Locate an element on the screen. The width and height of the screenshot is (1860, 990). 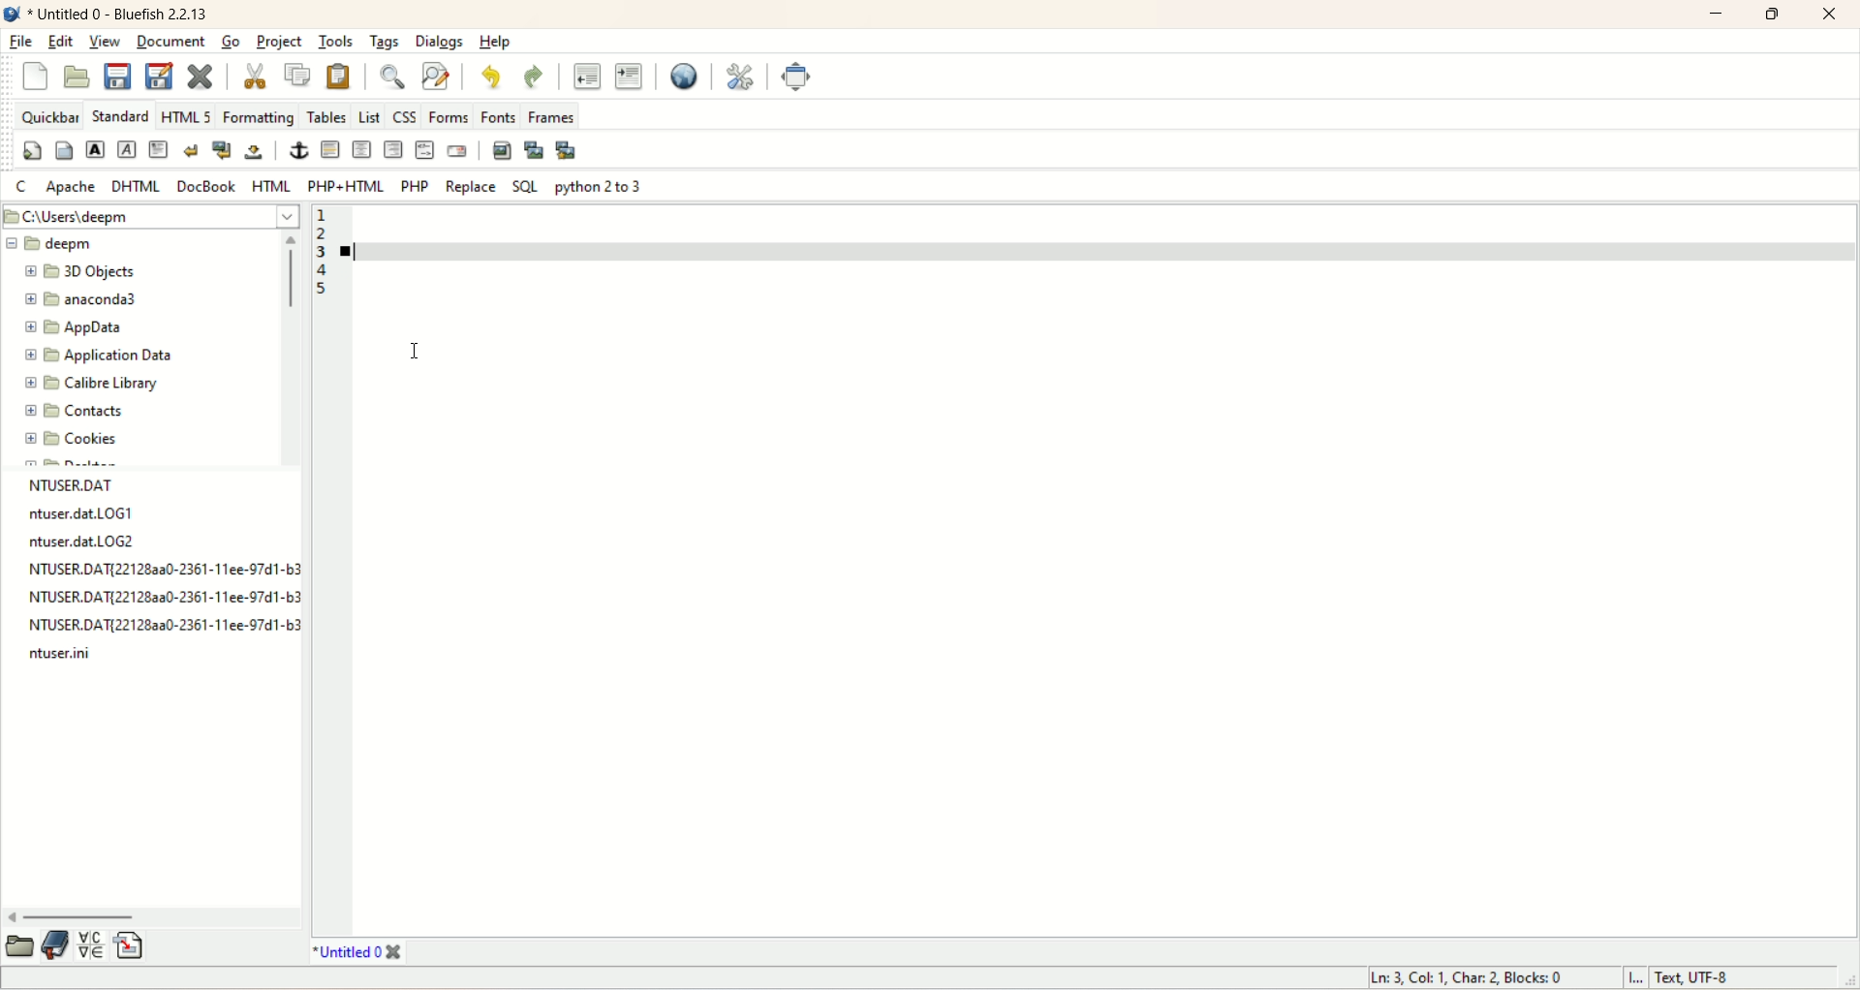
calibre is located at coordinates (87, 386).